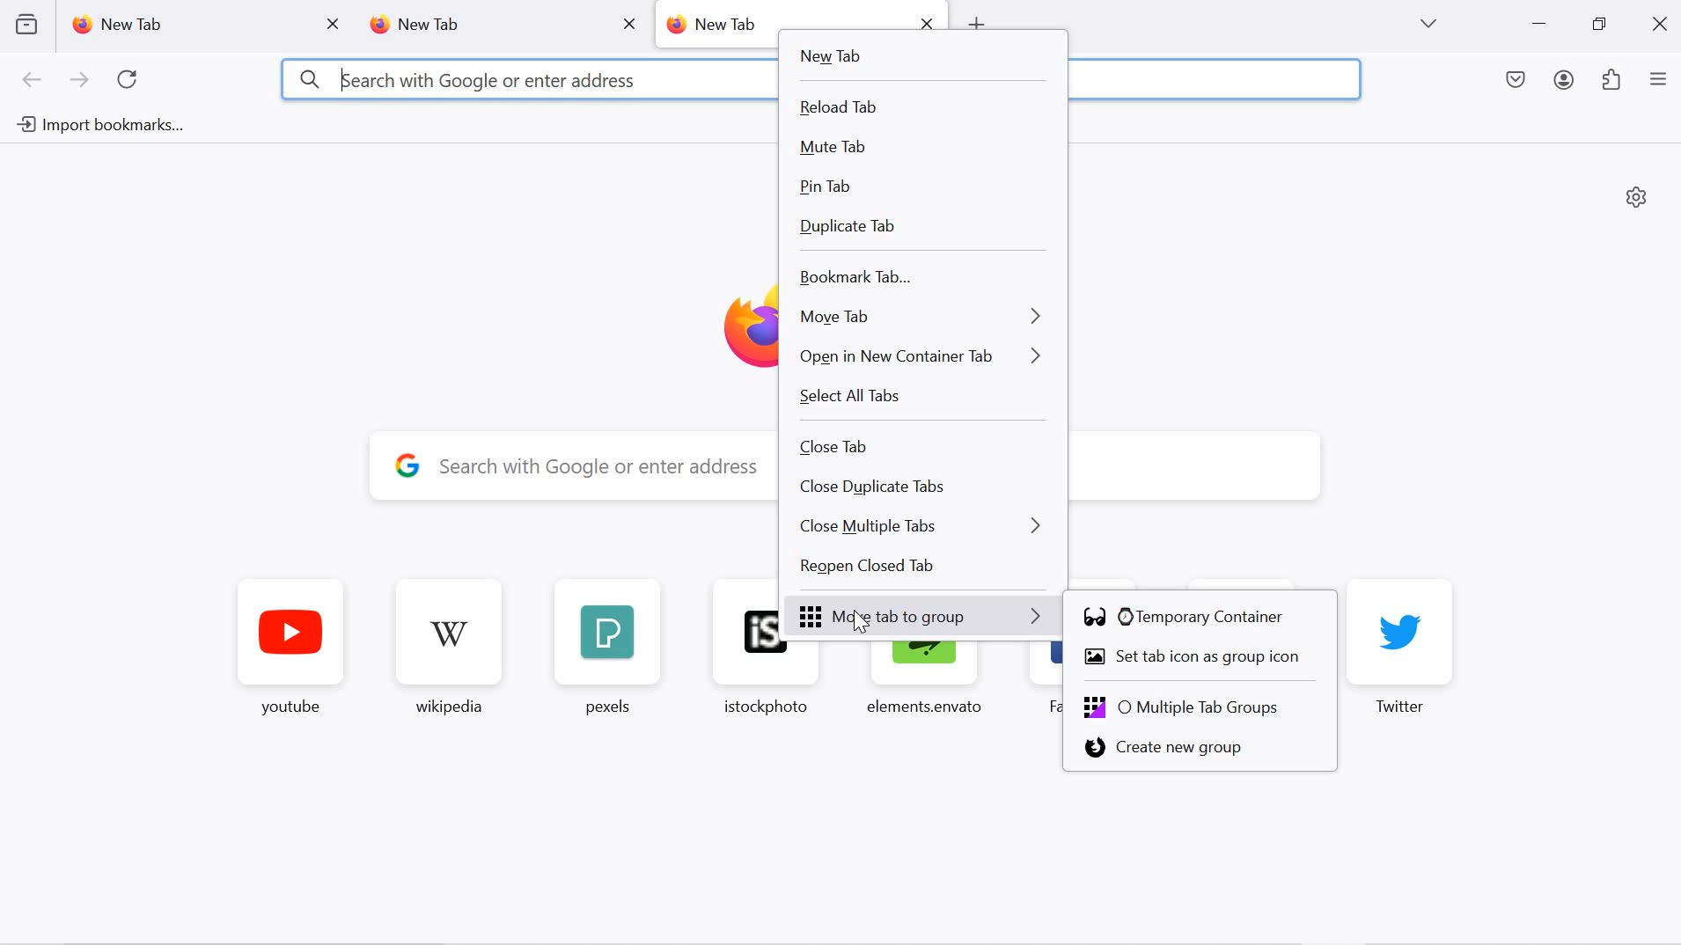  Describe the element at coordinates (976, 20) in the screenshot. I see `open new tab` at that location.